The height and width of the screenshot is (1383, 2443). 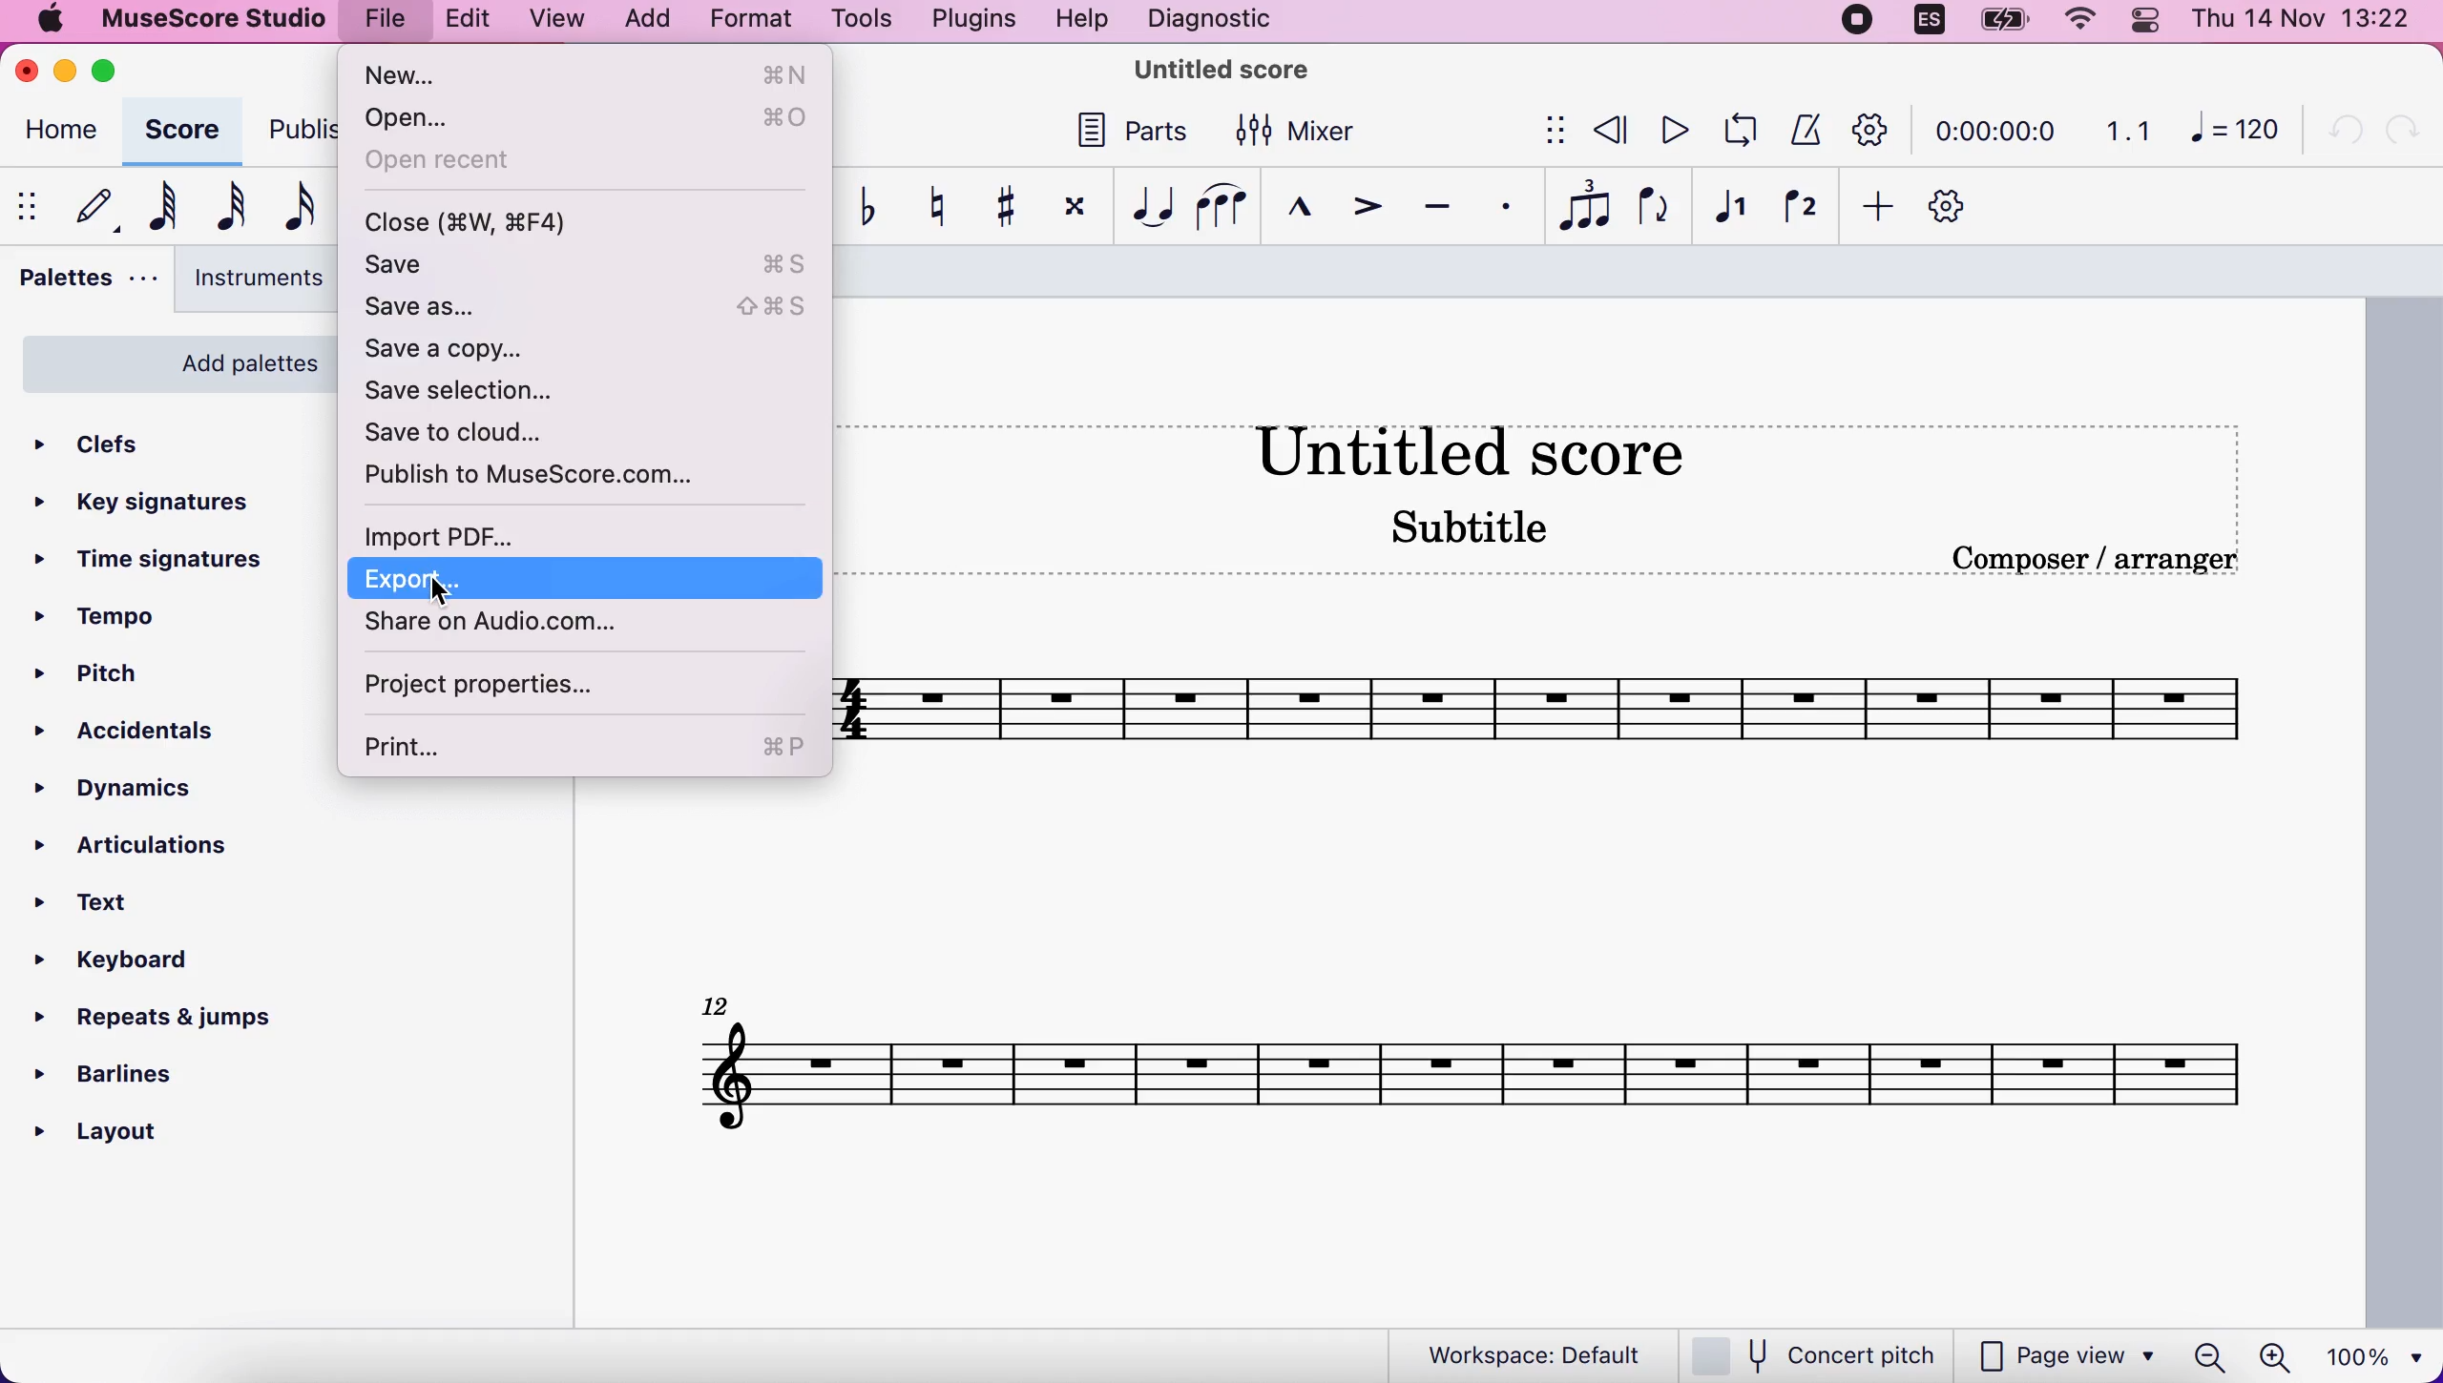 What do you see at coordinates (853, 23) in the screenshot?
I see `tools` at bounding box center [853, 23].